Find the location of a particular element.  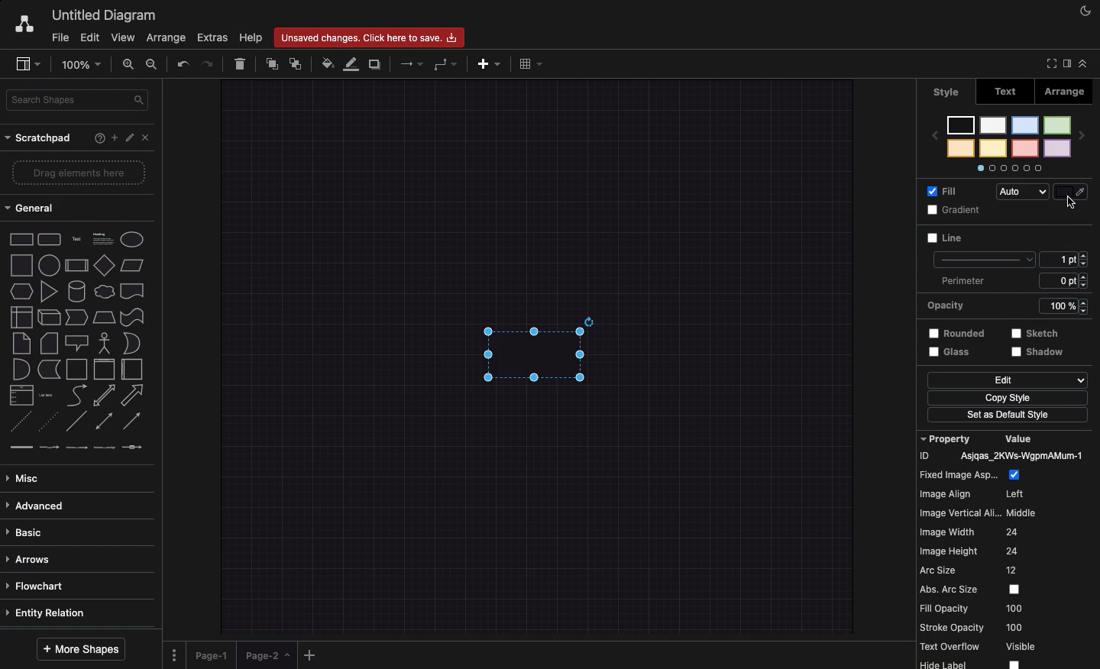

bidirectional arrow is located at coordinates (104, 395).